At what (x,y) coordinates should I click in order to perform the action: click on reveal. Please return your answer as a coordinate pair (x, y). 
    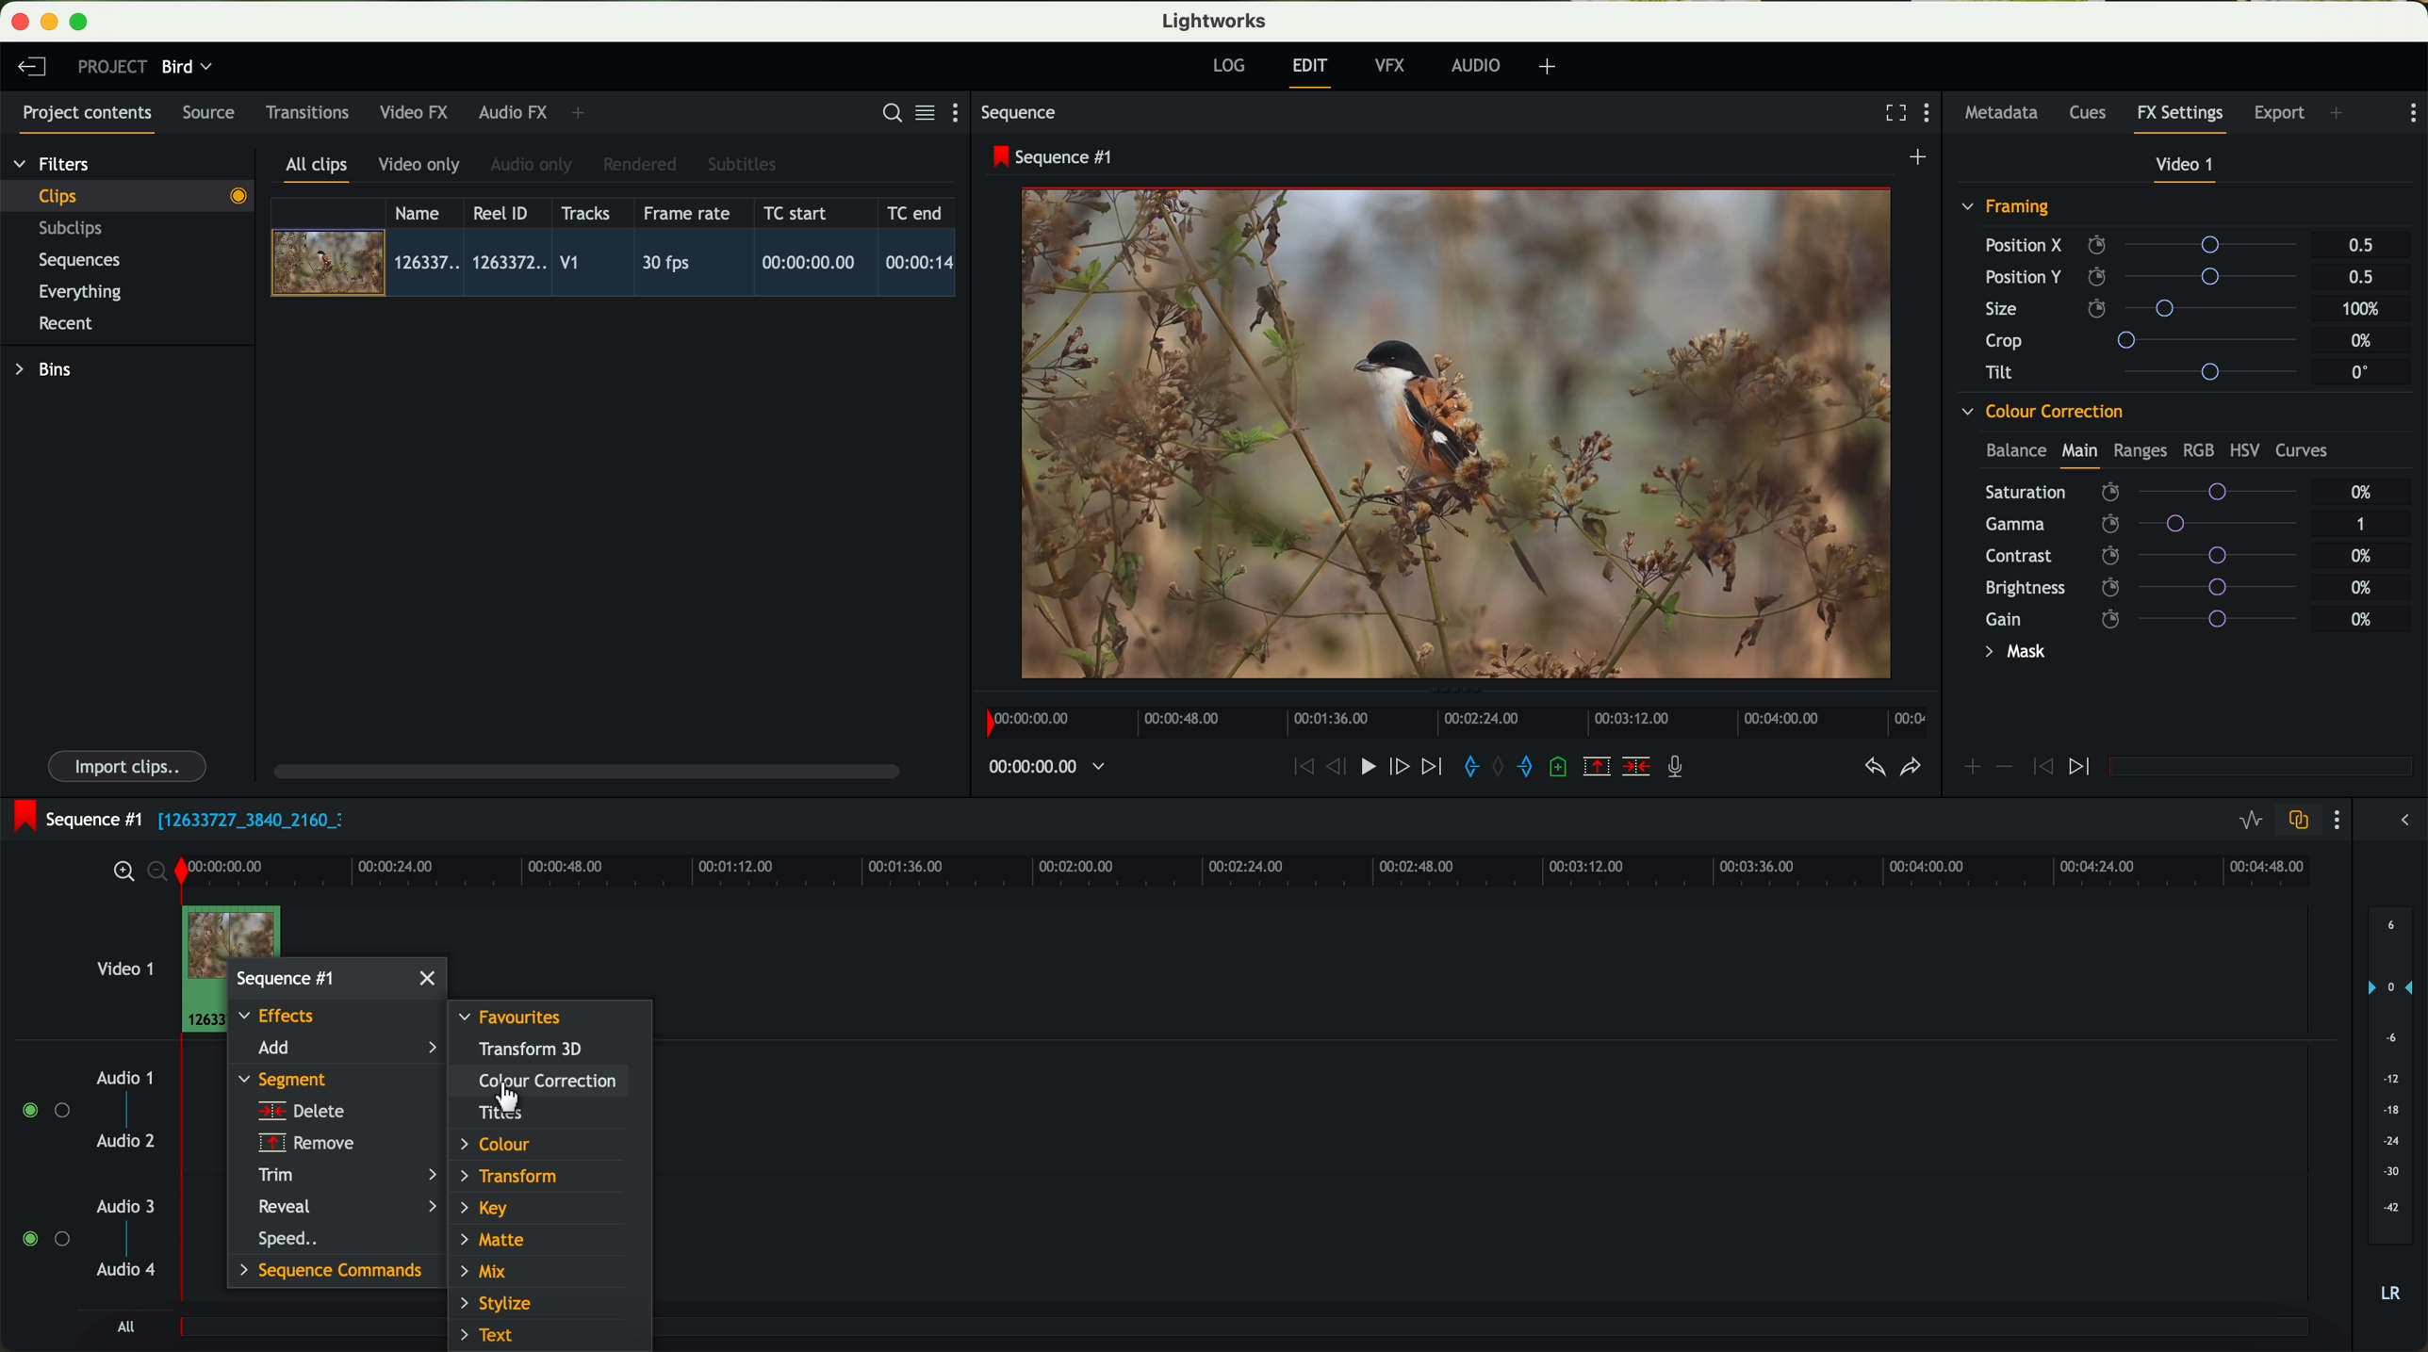
    Looking at the image, I should click on (351, 1205).